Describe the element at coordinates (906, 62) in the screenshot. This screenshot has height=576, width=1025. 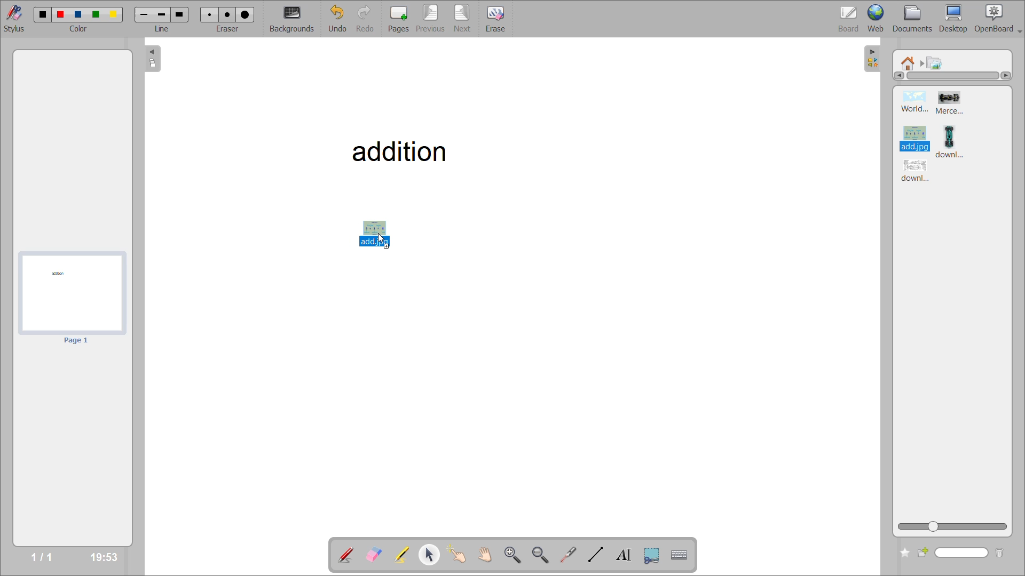
I see `root` at that location.